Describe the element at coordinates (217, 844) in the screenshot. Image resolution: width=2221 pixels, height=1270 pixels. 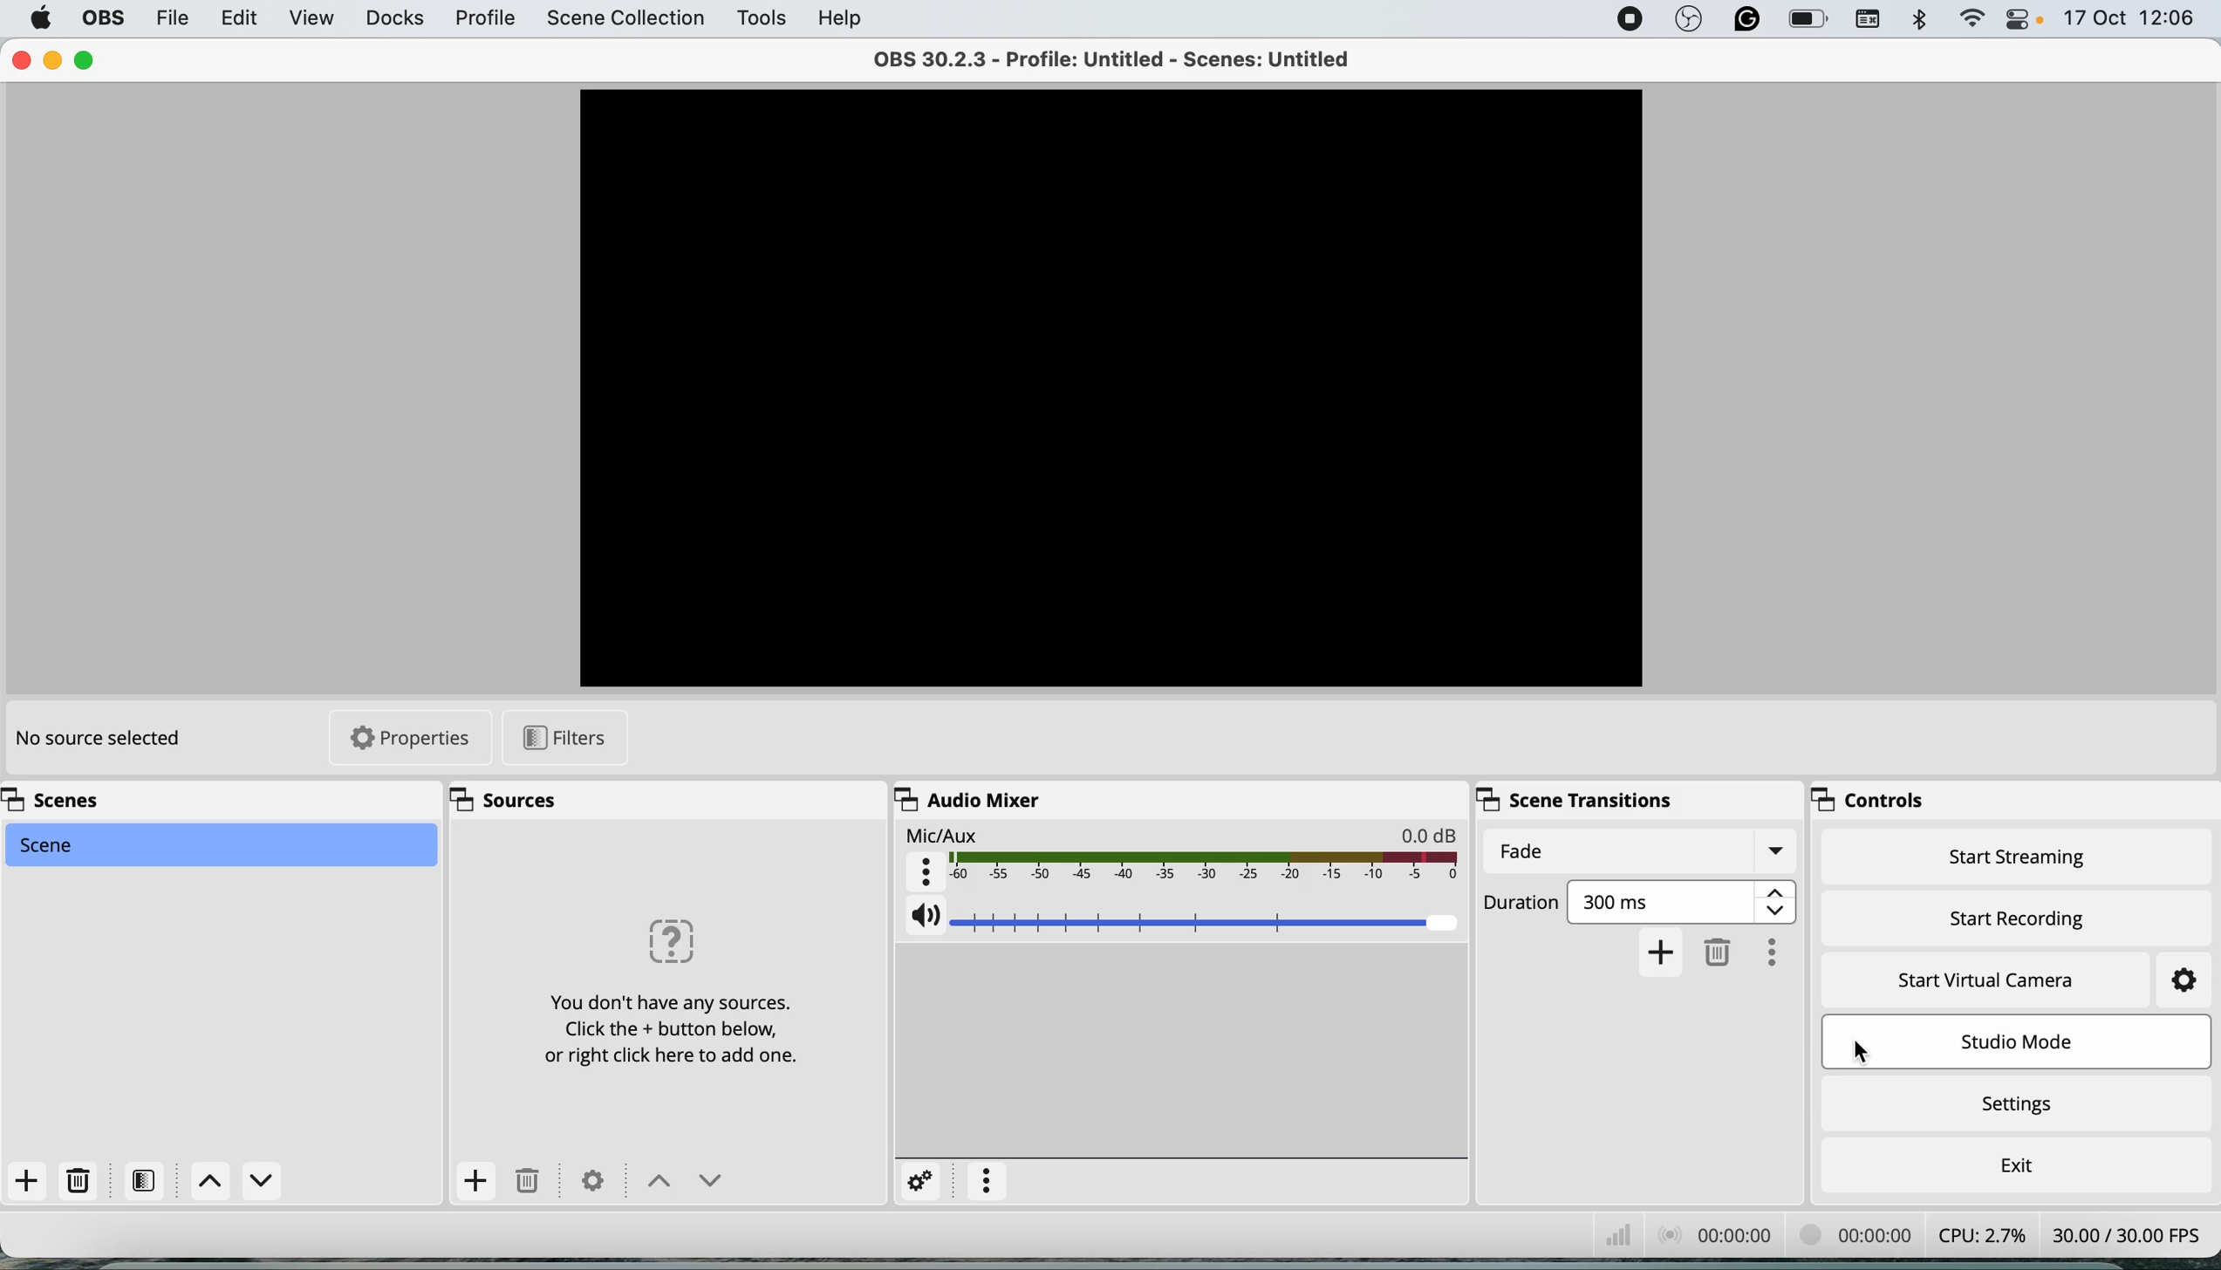
I see `scene` at that location.